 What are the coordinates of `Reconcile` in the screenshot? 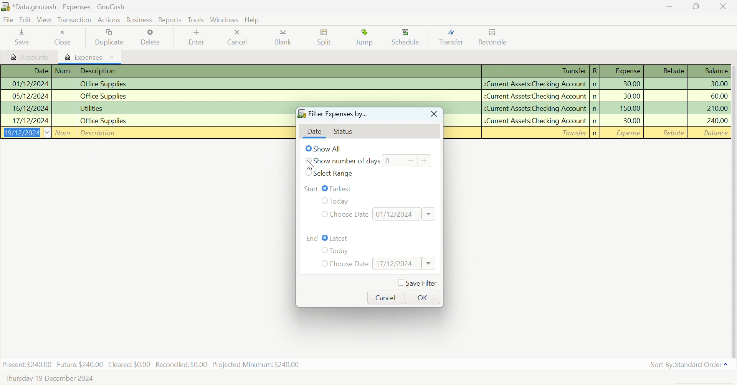 It's located at (493, 39).